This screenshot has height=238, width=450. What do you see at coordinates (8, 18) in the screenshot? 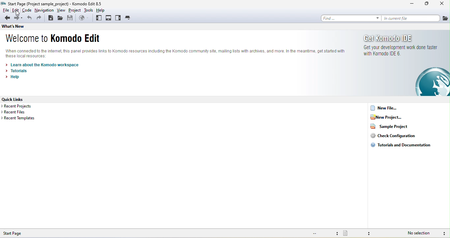
I see `back` at bounding box center [8, 18].